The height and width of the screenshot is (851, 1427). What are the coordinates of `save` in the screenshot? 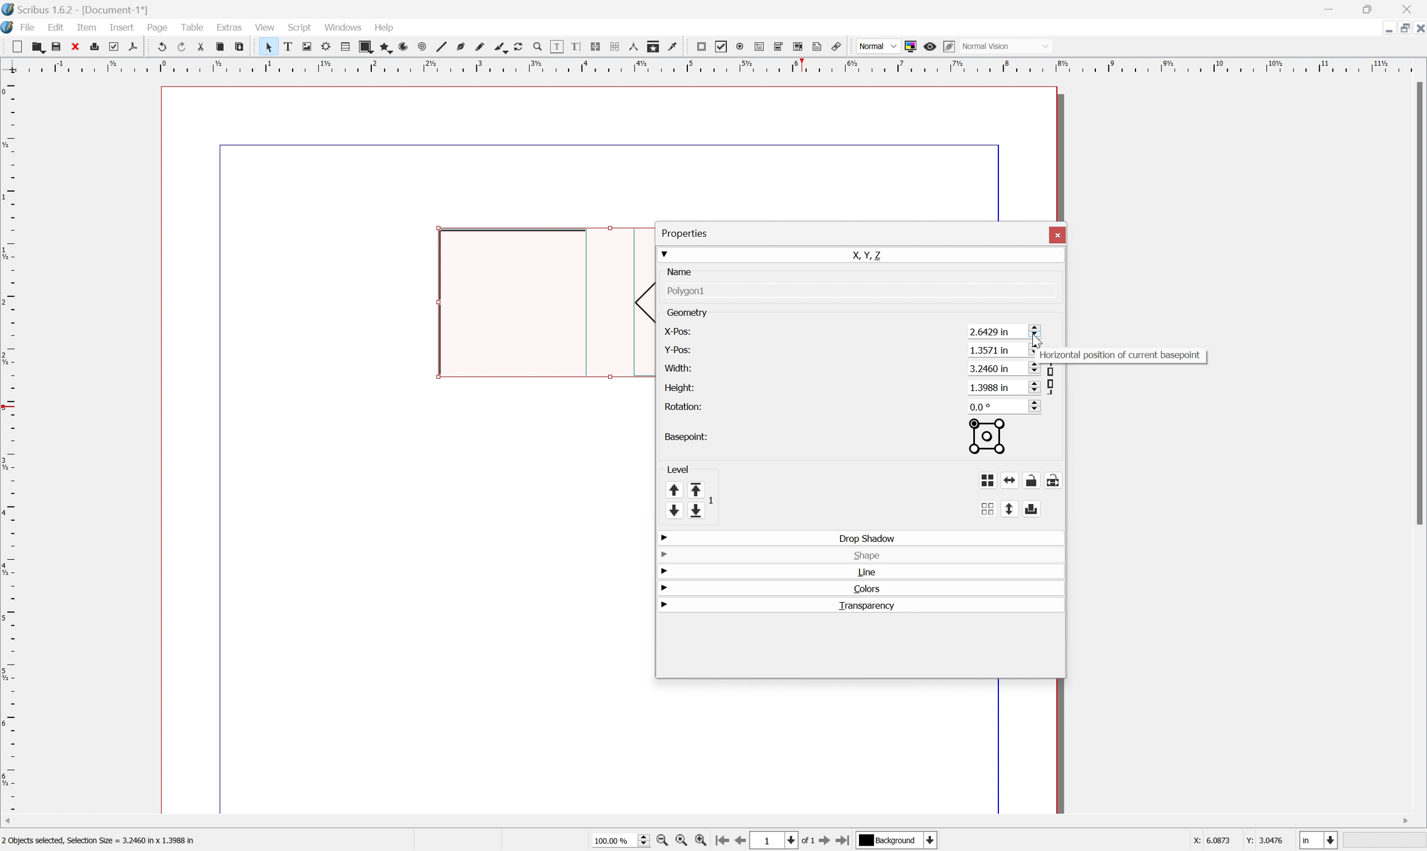 It's located at (53, 45).